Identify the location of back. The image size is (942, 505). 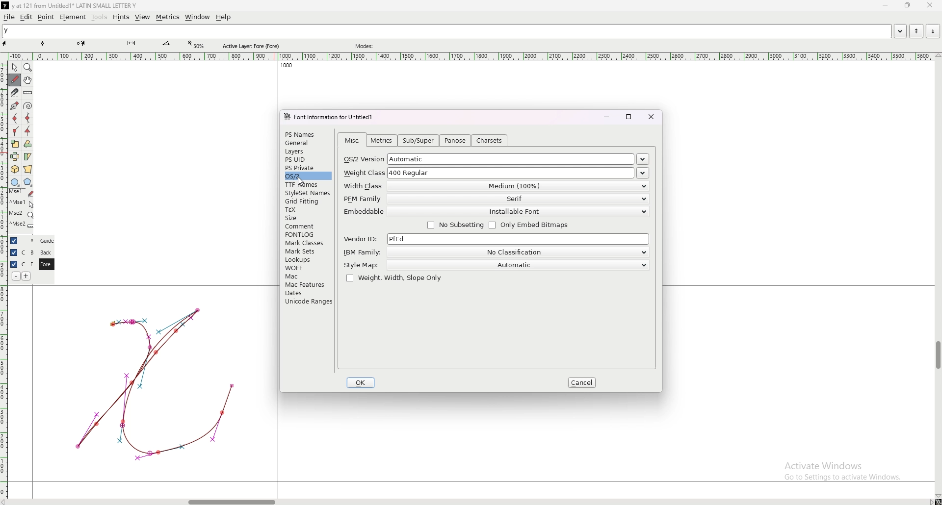
(46, 252).